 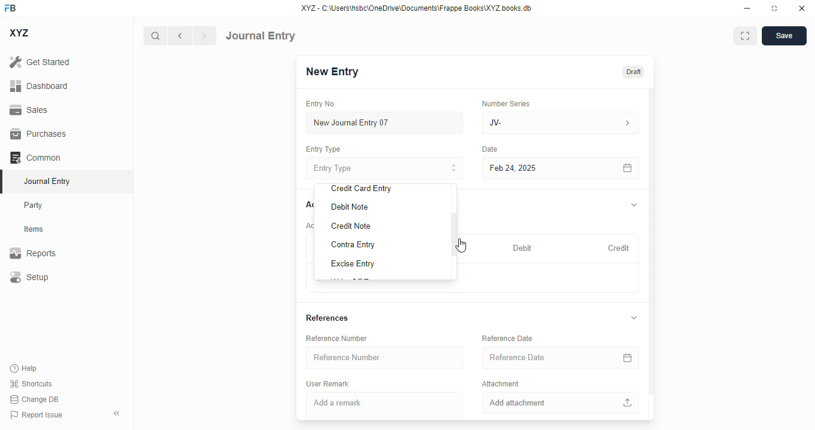 What do you see at coordinates (416, 8) in the screenshot?
I see `XYZ - C:\Users\hsbc\OneDrive\Documents\Frappe Books\XYZ books. db` at bounding box center [416, 8].